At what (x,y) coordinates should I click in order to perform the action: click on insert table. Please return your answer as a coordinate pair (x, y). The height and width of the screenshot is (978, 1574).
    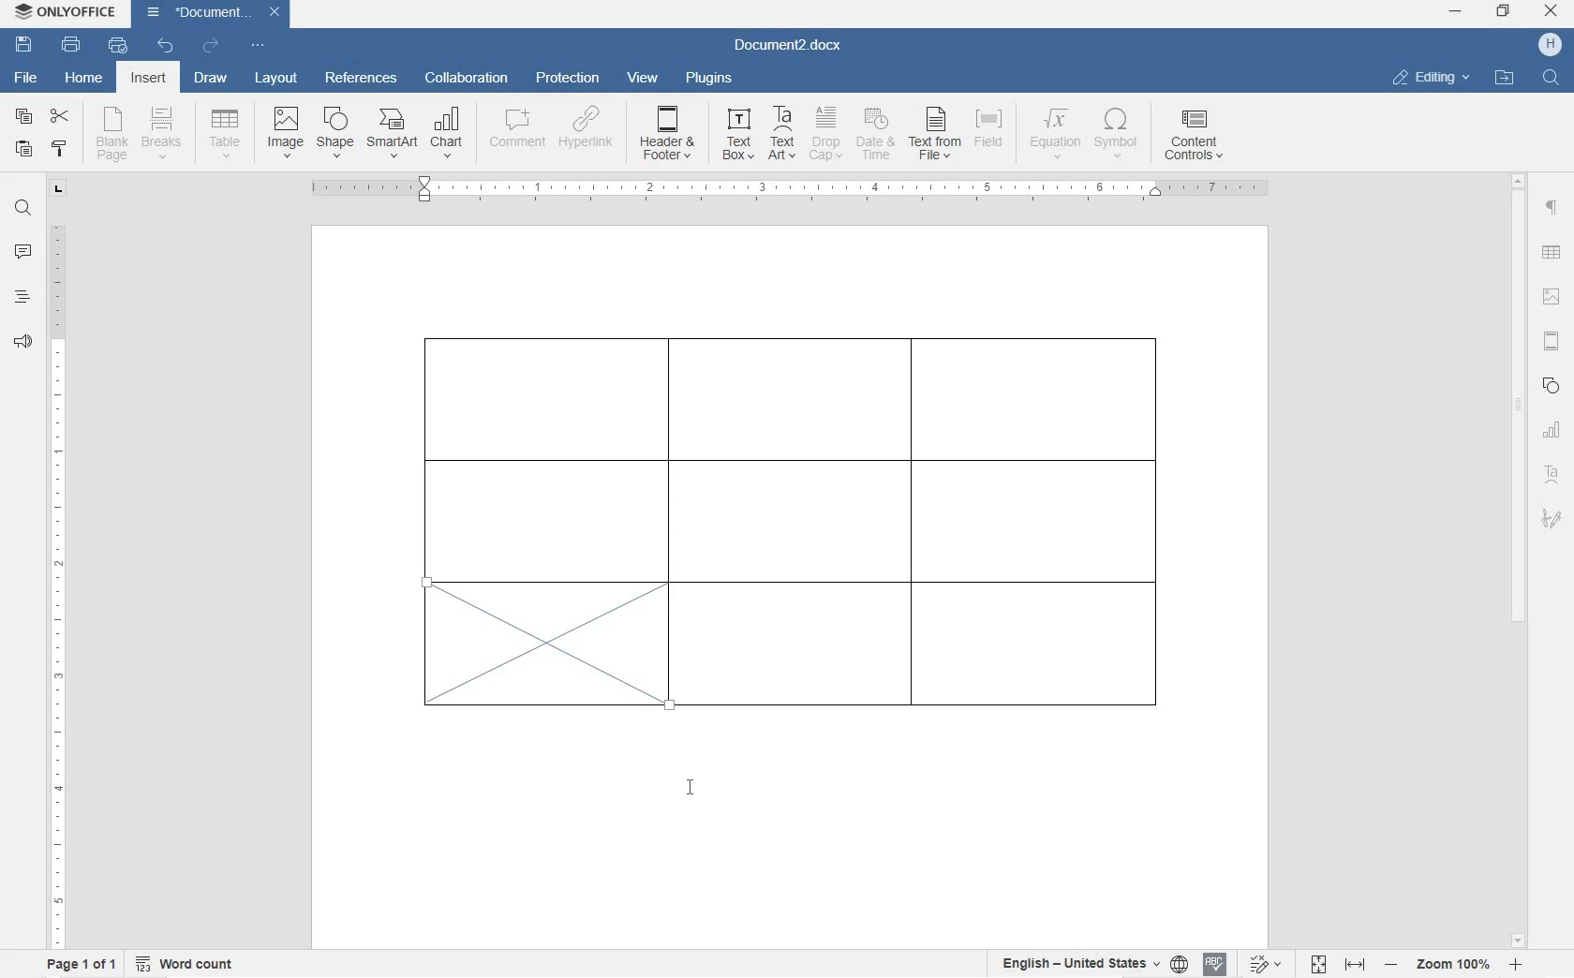
    Looking at the image, I should click on (221, 133).